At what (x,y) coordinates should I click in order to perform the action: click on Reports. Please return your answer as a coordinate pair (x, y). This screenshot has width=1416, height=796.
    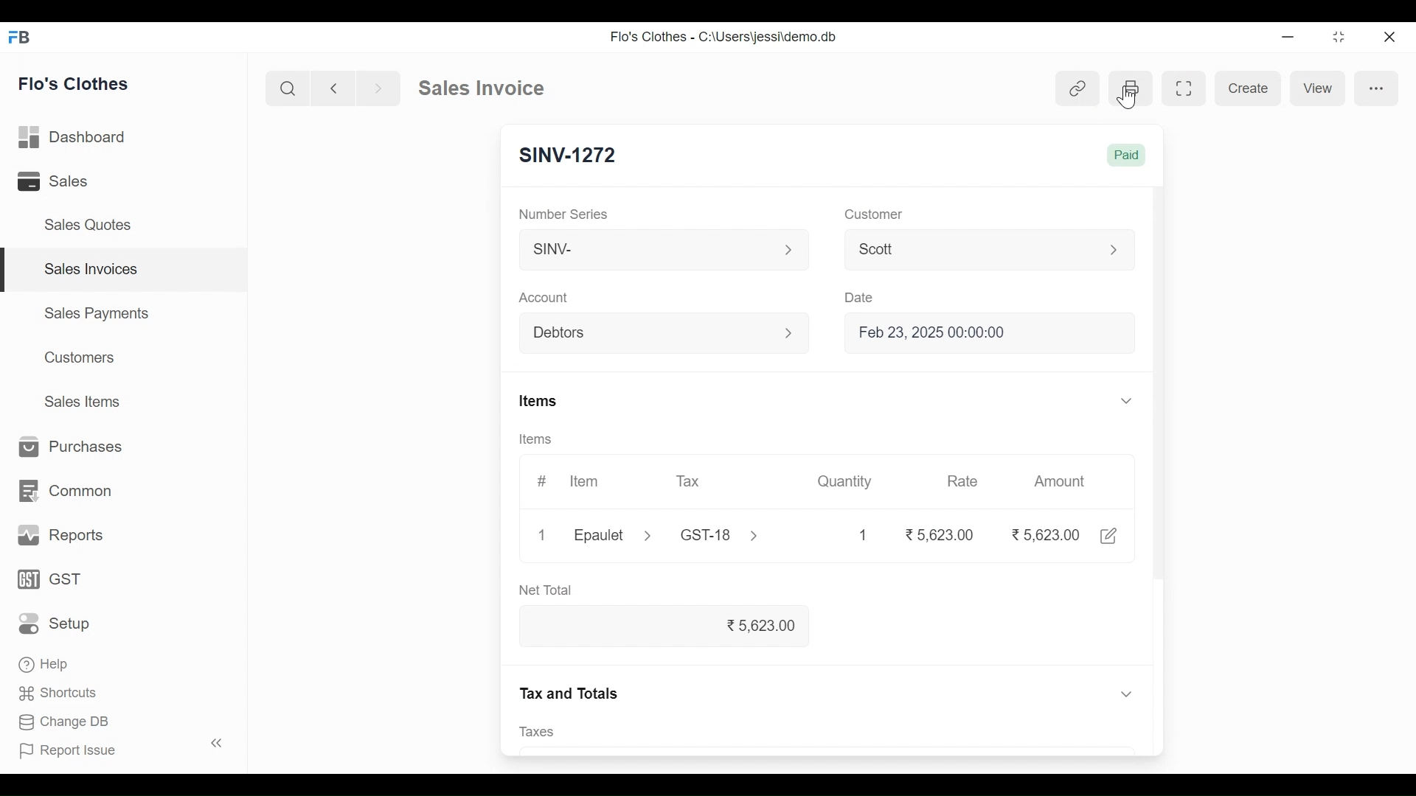
    Looking at the image, I should click on (63, 534).